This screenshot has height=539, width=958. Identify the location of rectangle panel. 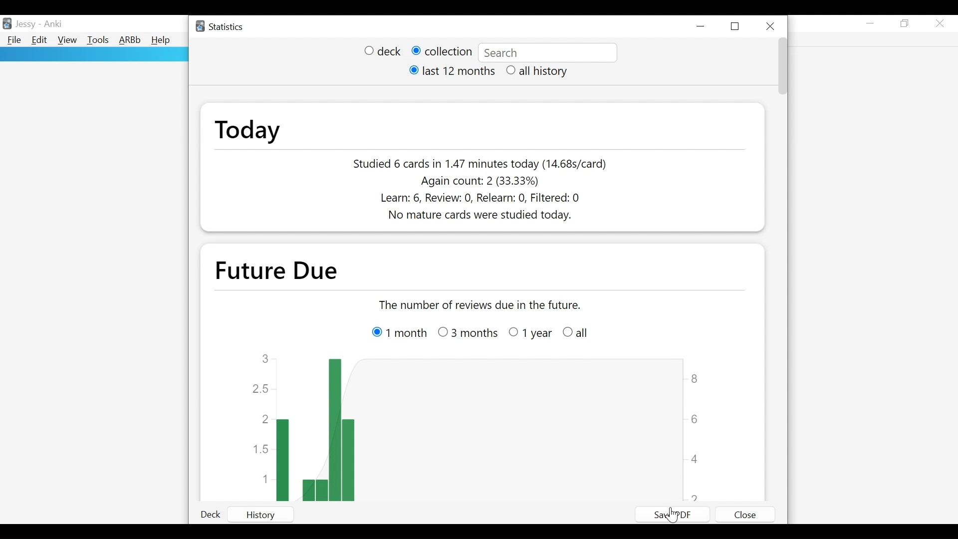
(93, 54).